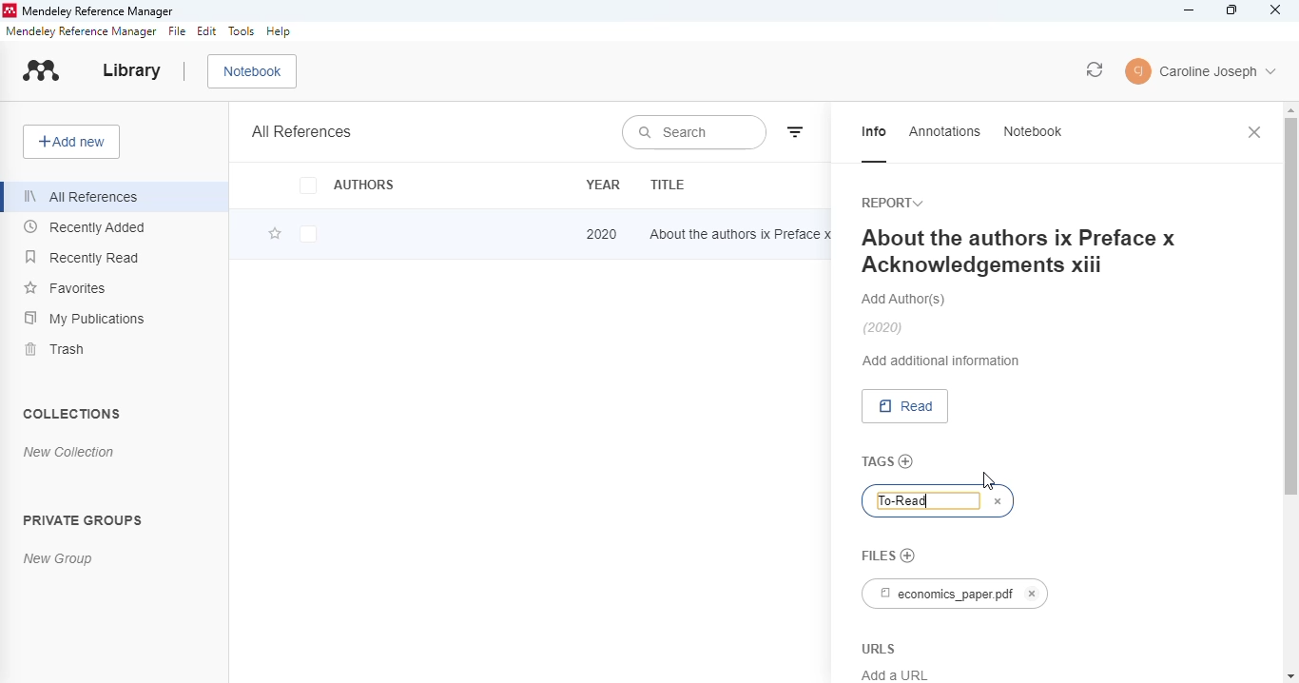 Image resolution: width=1299 pixels, height=683 pixels. What do you see at coordinates (877, 460) in the screenshot?
I see `tags` at bounding box center [877, 460].